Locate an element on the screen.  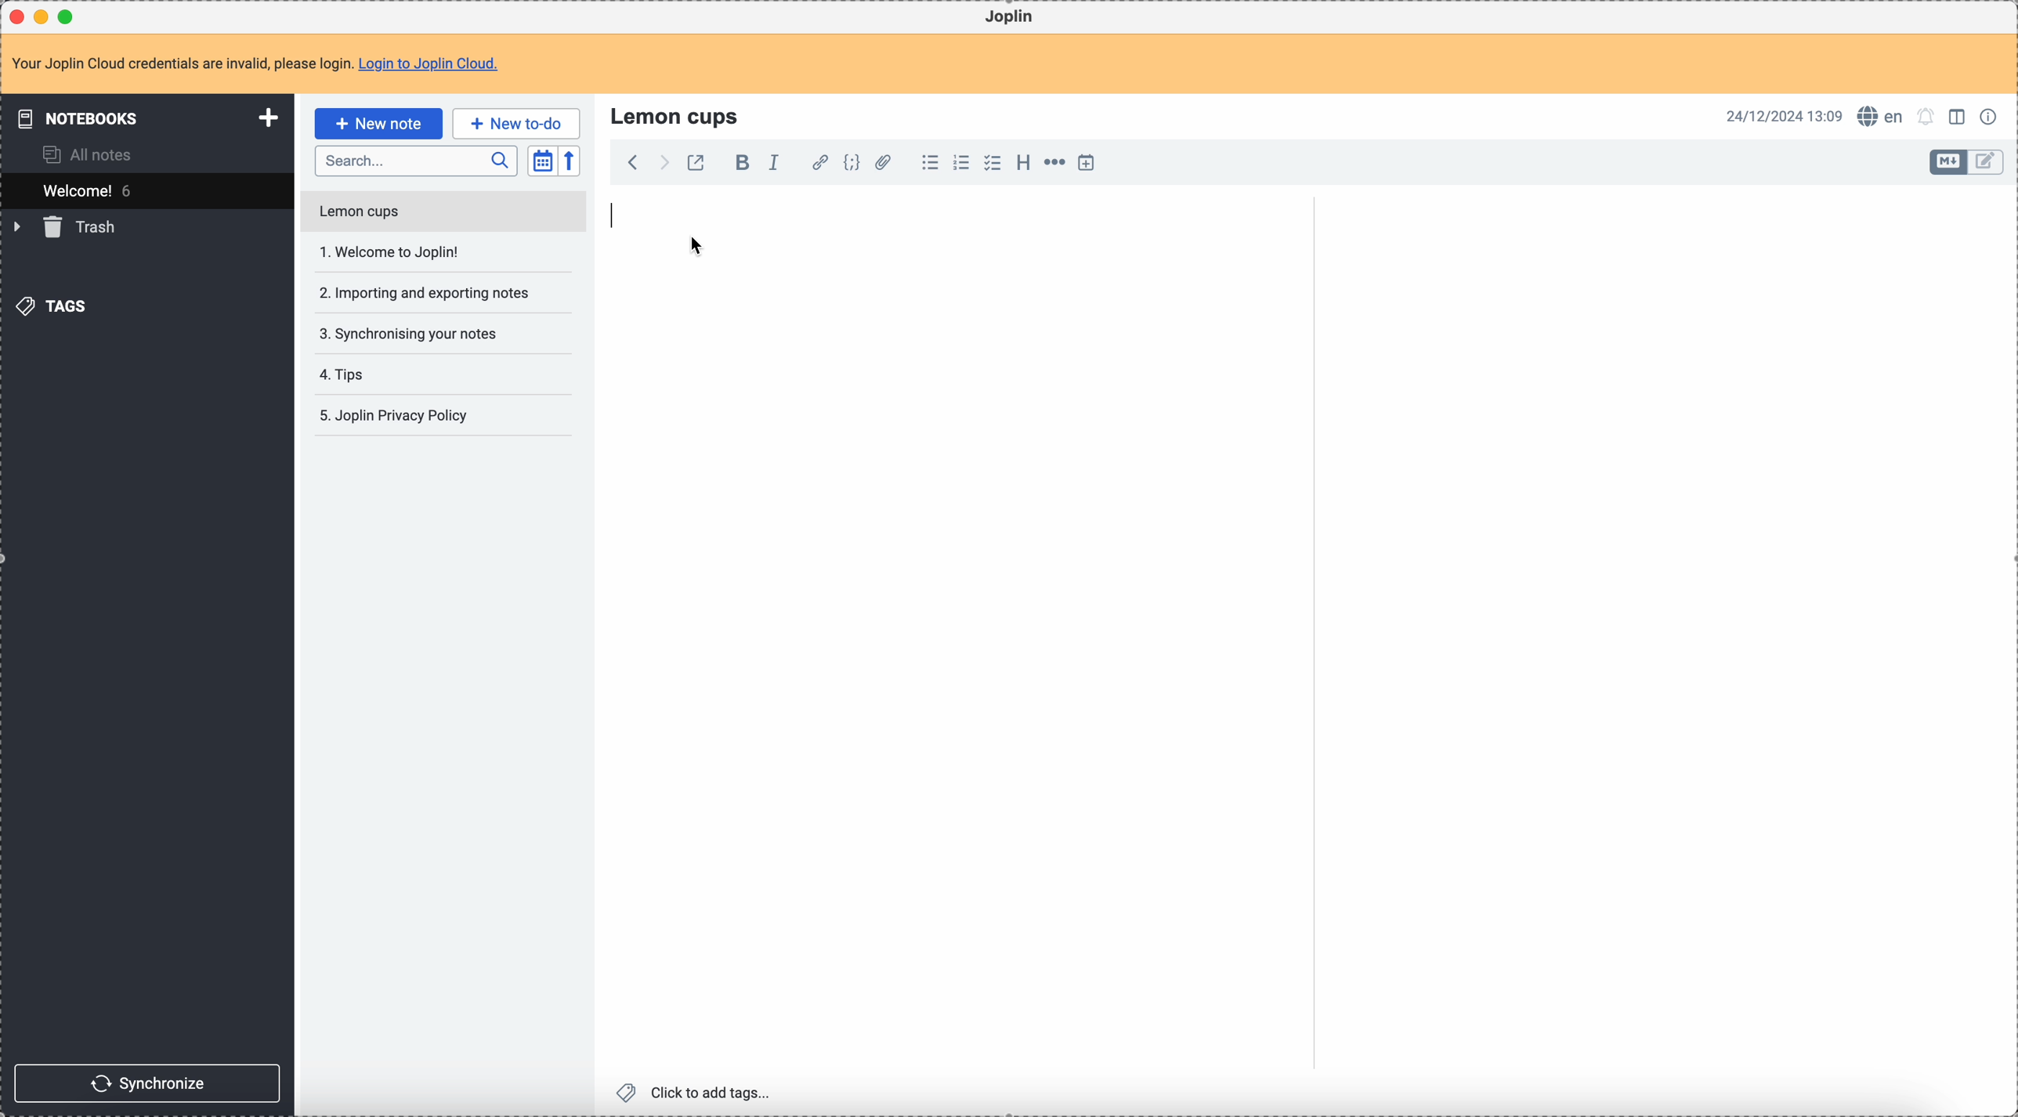
foward is located at coordinates (662, 163).